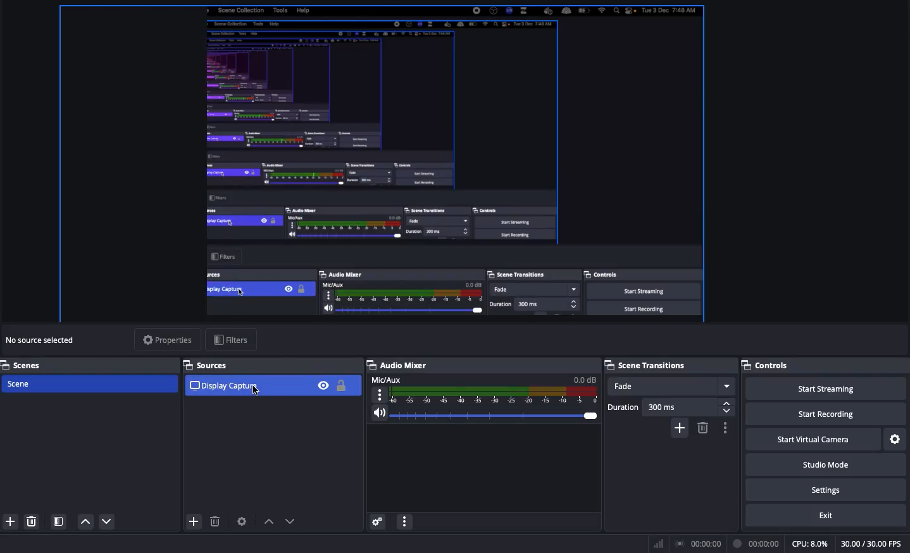 Image resolution: width=910 pixels, height=553 pixels. What do you see at coordinates (31, 521) in the screenshot?
I see `Delete` at bounding box center [31, 521].